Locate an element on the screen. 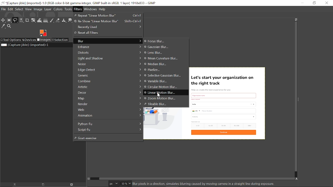 The image size is (333, 187). restore down is located at coordinates (314, 3).